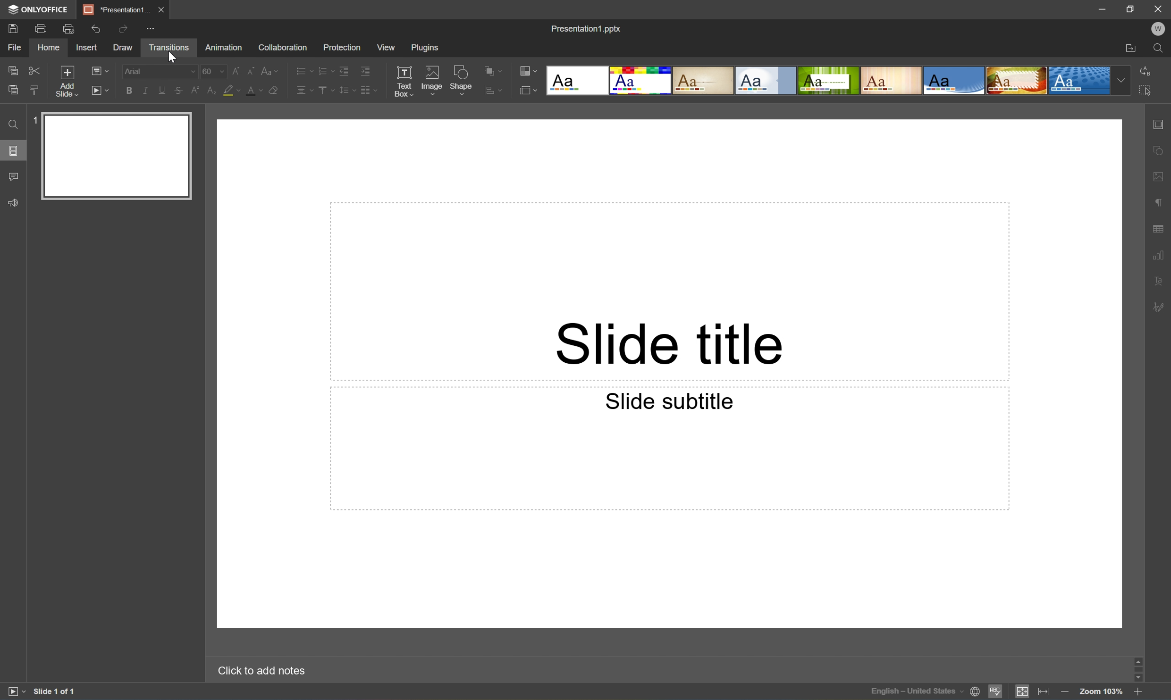 Image resolution: width=1171 pixels, height=700 pixels. Describe the element at coordinates (324, 91) in the screenshot. I see `Vertically align` at that location.